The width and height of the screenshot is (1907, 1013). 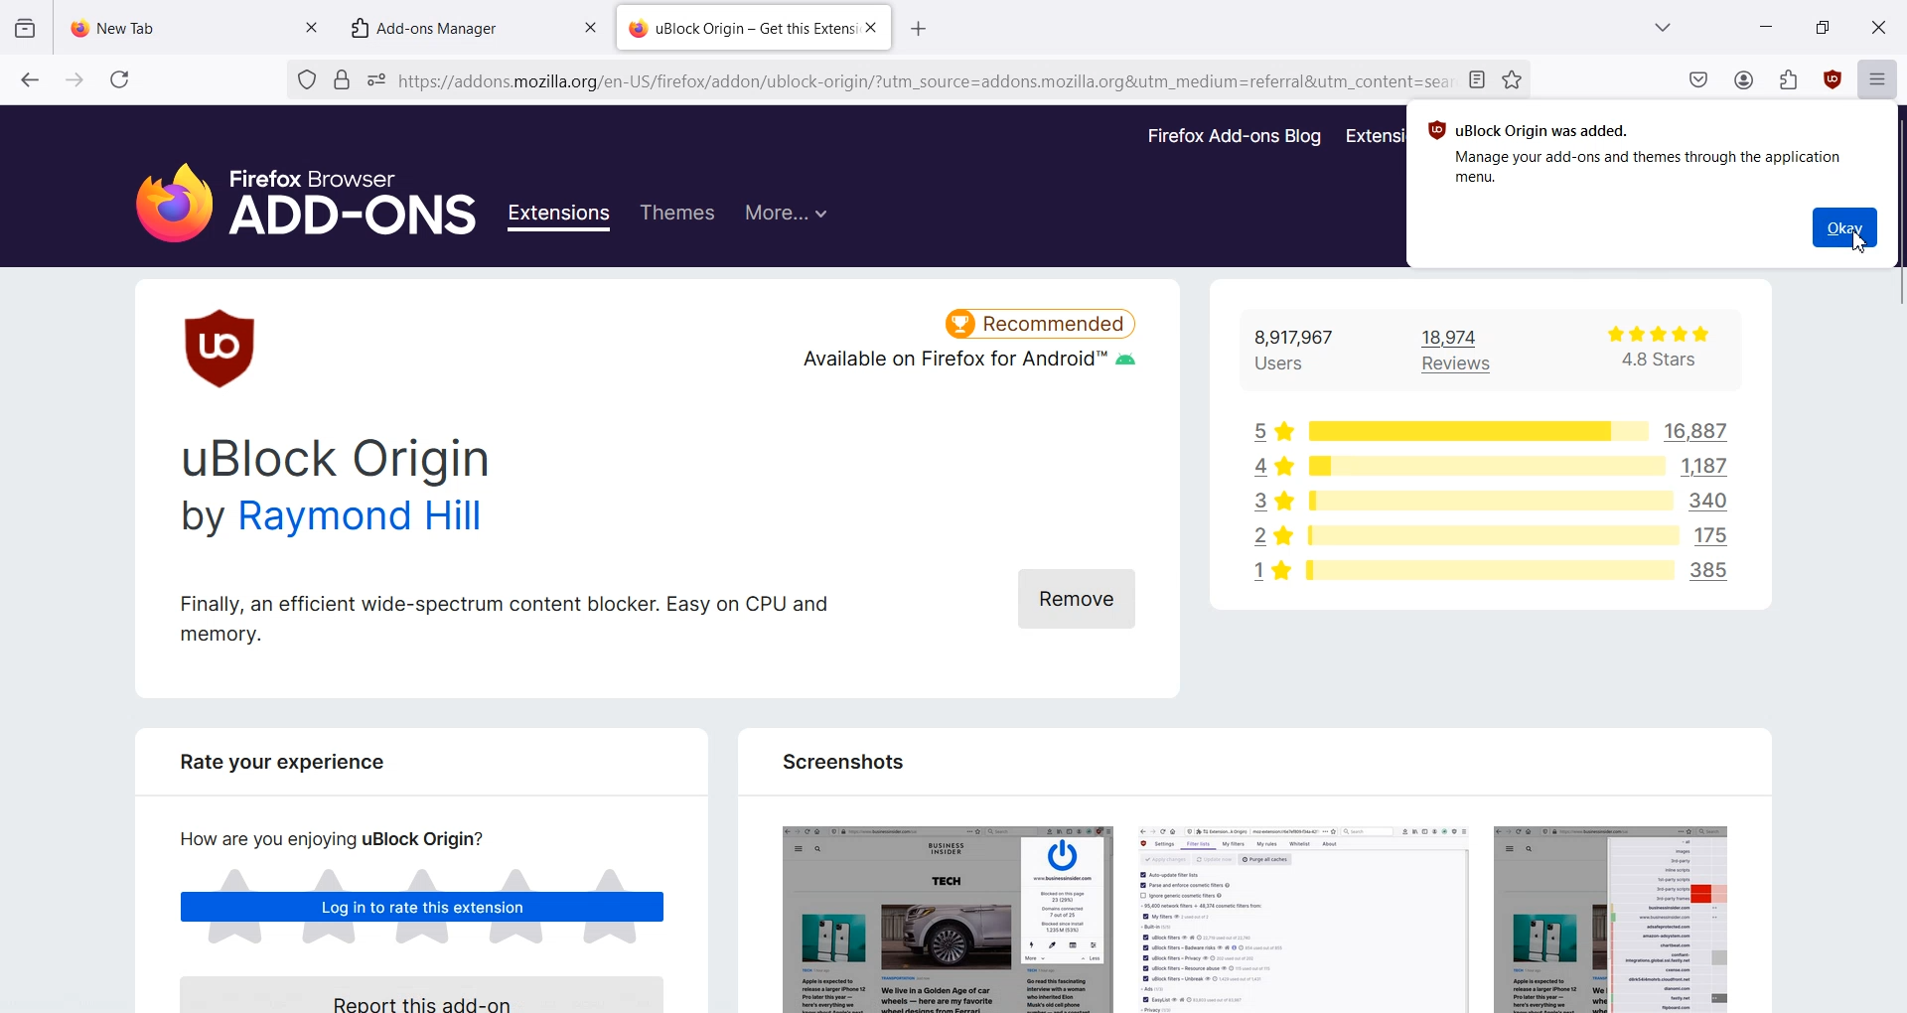 I want to click on Close tab, so click(x=590, y=28).